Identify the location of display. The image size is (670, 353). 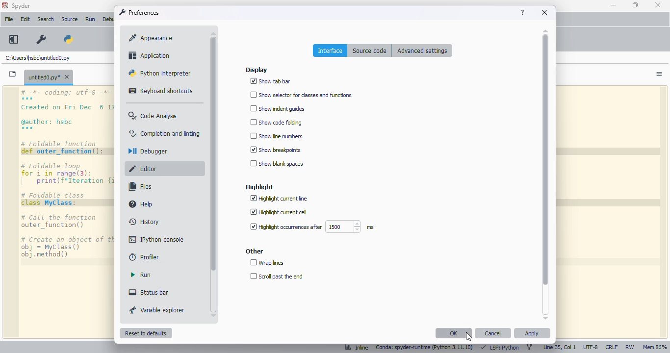
(257, 70).